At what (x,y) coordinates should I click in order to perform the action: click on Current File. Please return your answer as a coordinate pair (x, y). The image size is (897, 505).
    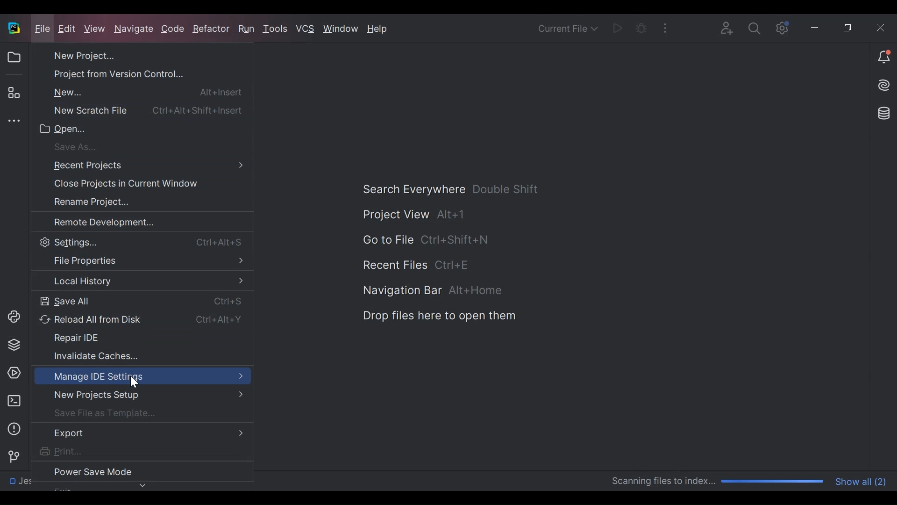
    Looking at the image, I should click on (569, 28).